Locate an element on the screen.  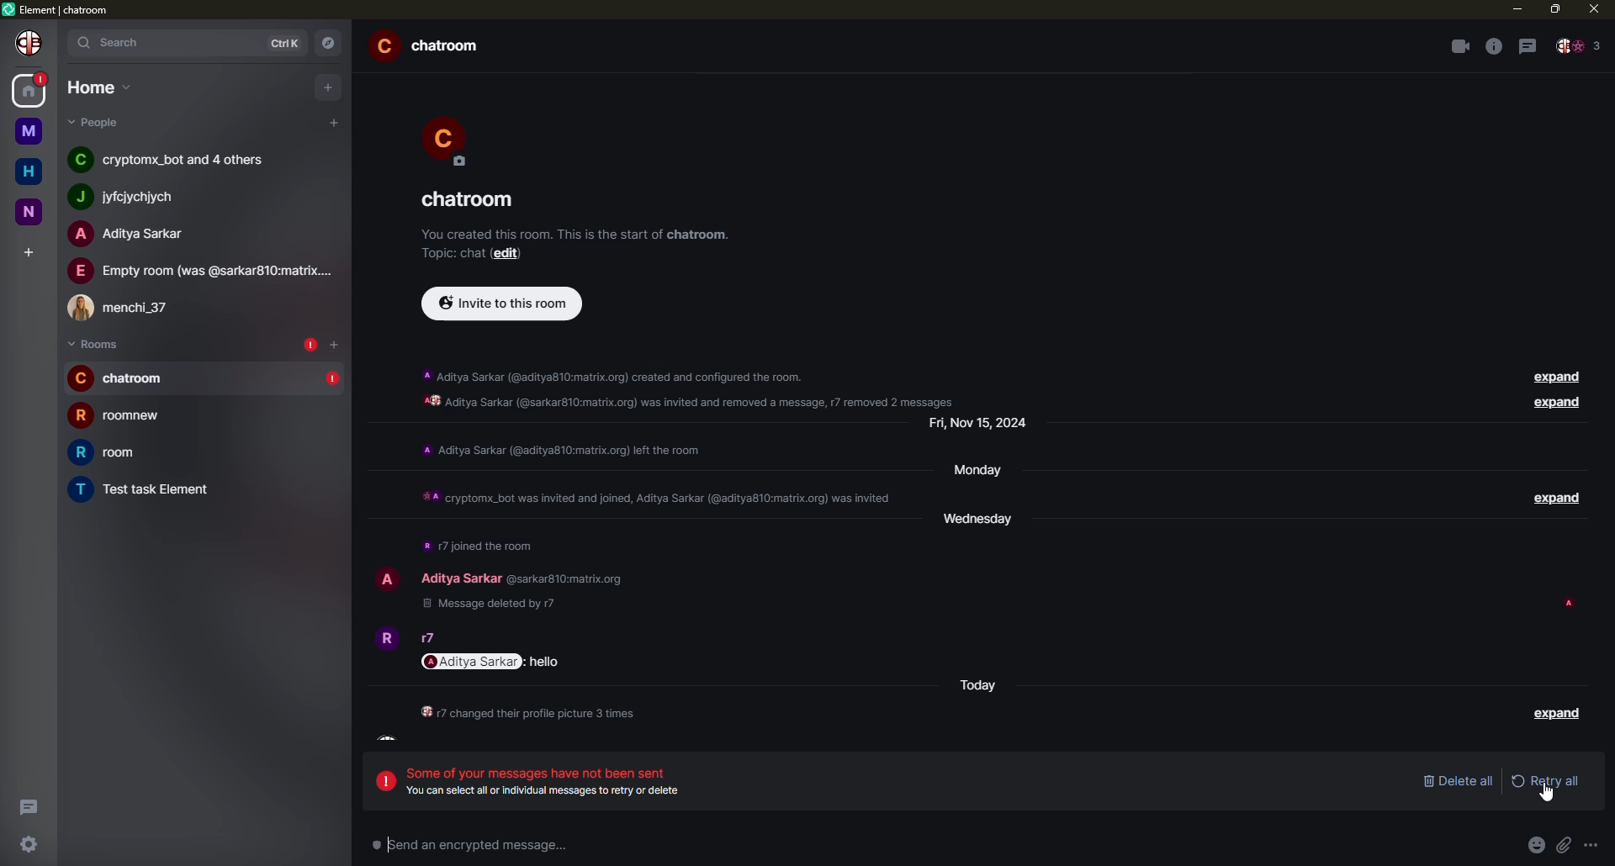
min is located at coordinates (1515, 10).